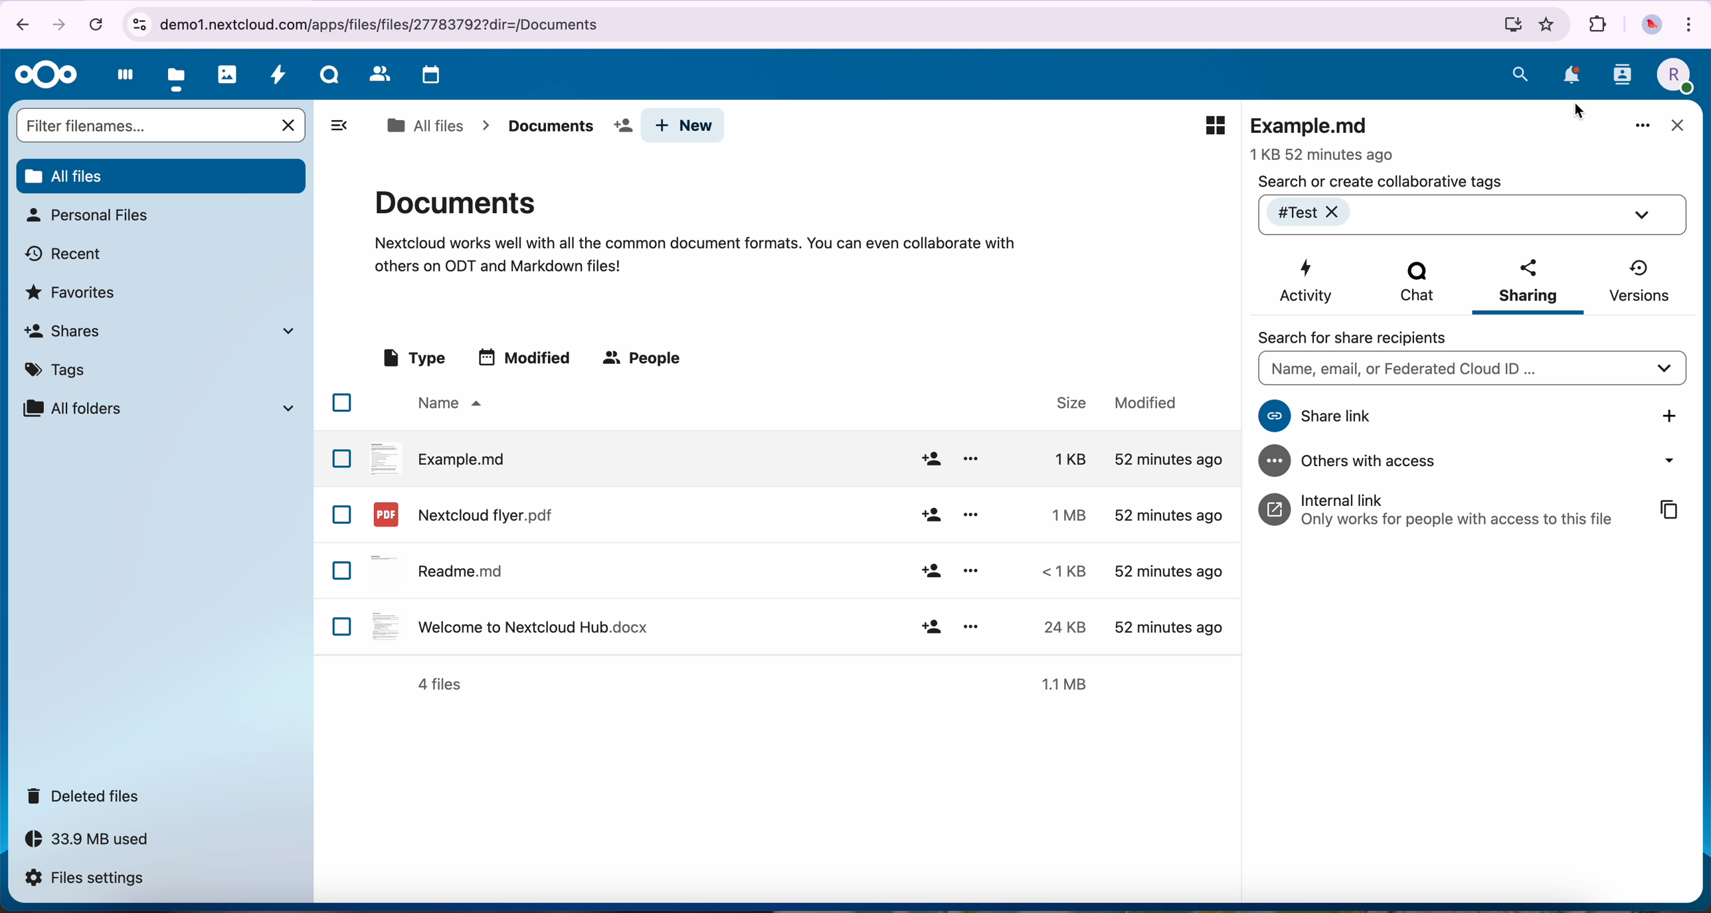 Image resolution: width=1711 pixels, height=913 pixels. What do you see at coordinates (65, 252) in the screenshot?
I see `recent` at bounding box center [65, 252].